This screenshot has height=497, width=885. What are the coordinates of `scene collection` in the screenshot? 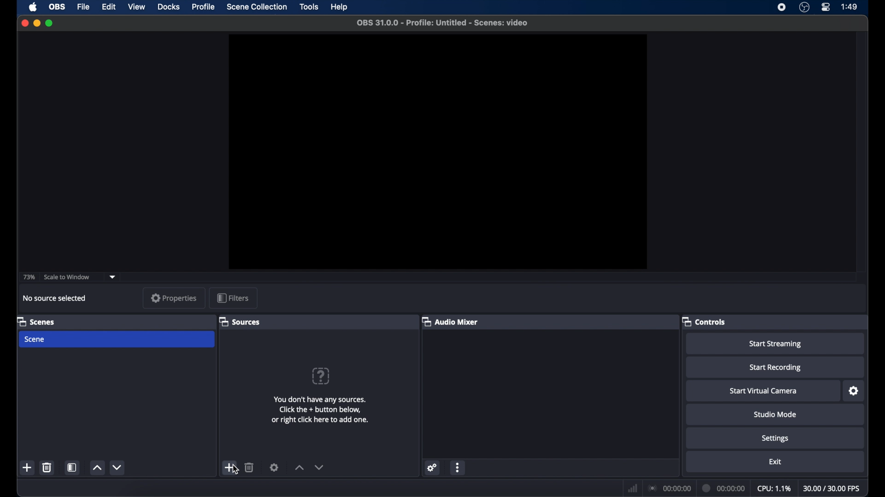 It's located at (257, 6).